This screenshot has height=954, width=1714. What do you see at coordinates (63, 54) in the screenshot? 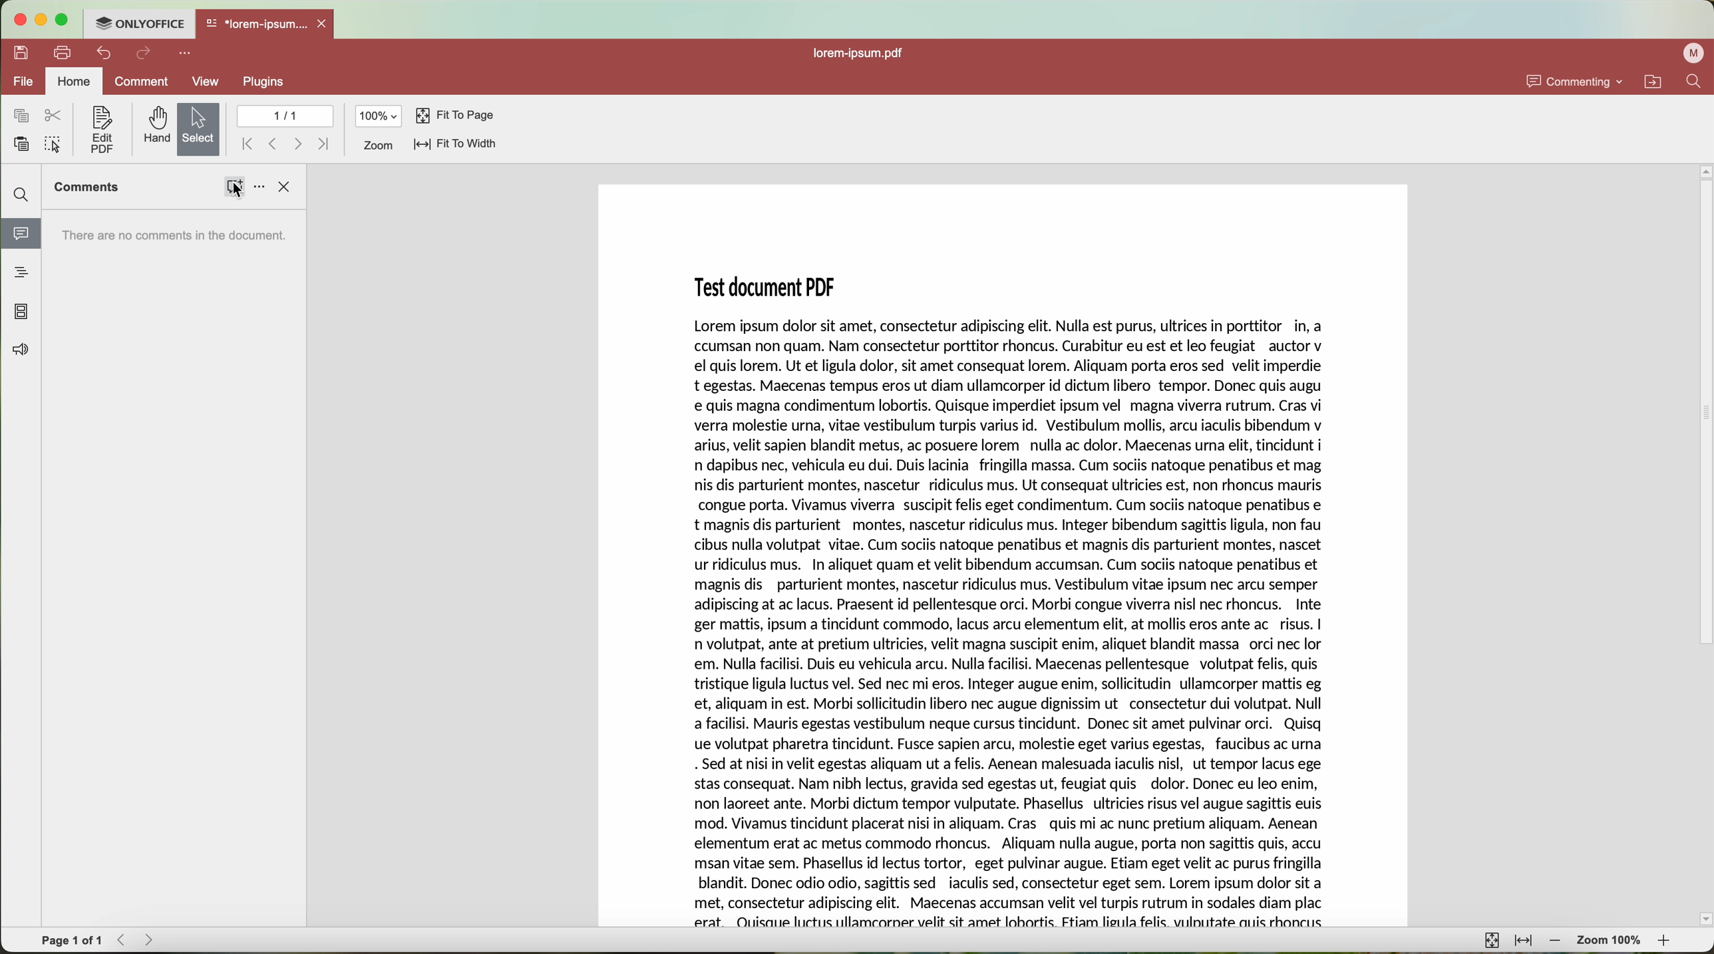
I see `print` at bounding box center [63, 54].